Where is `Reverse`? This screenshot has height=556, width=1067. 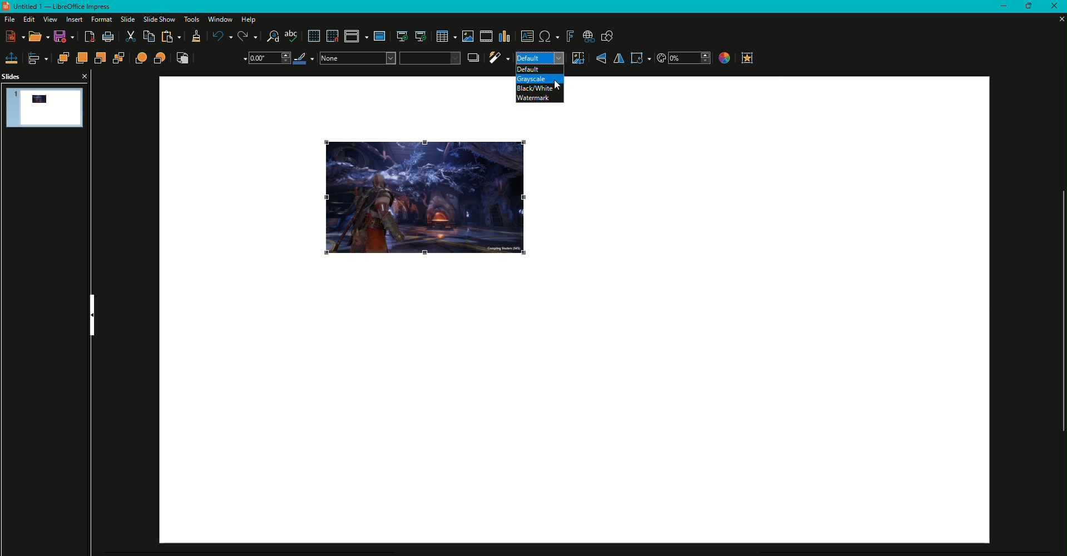 Reverse is located at coordinates (183, 58).